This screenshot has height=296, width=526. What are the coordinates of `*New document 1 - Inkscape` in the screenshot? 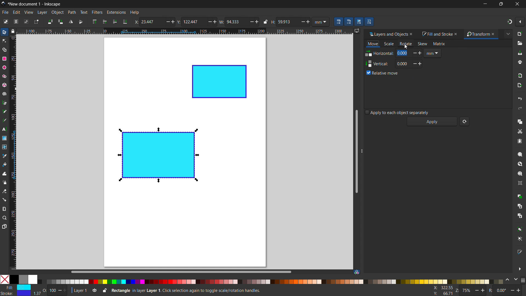 It's located at (35, 4).